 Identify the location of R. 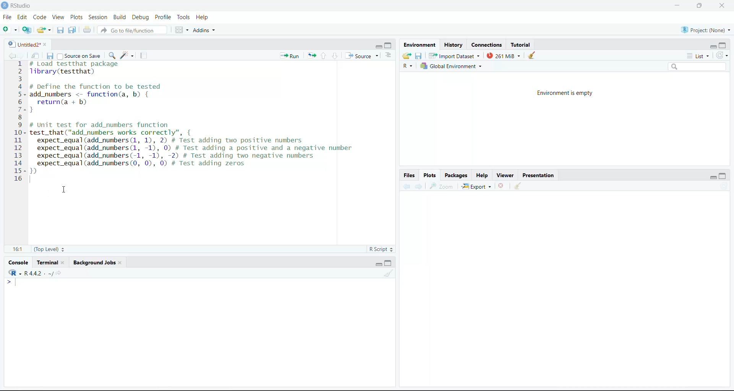
(406, 66).